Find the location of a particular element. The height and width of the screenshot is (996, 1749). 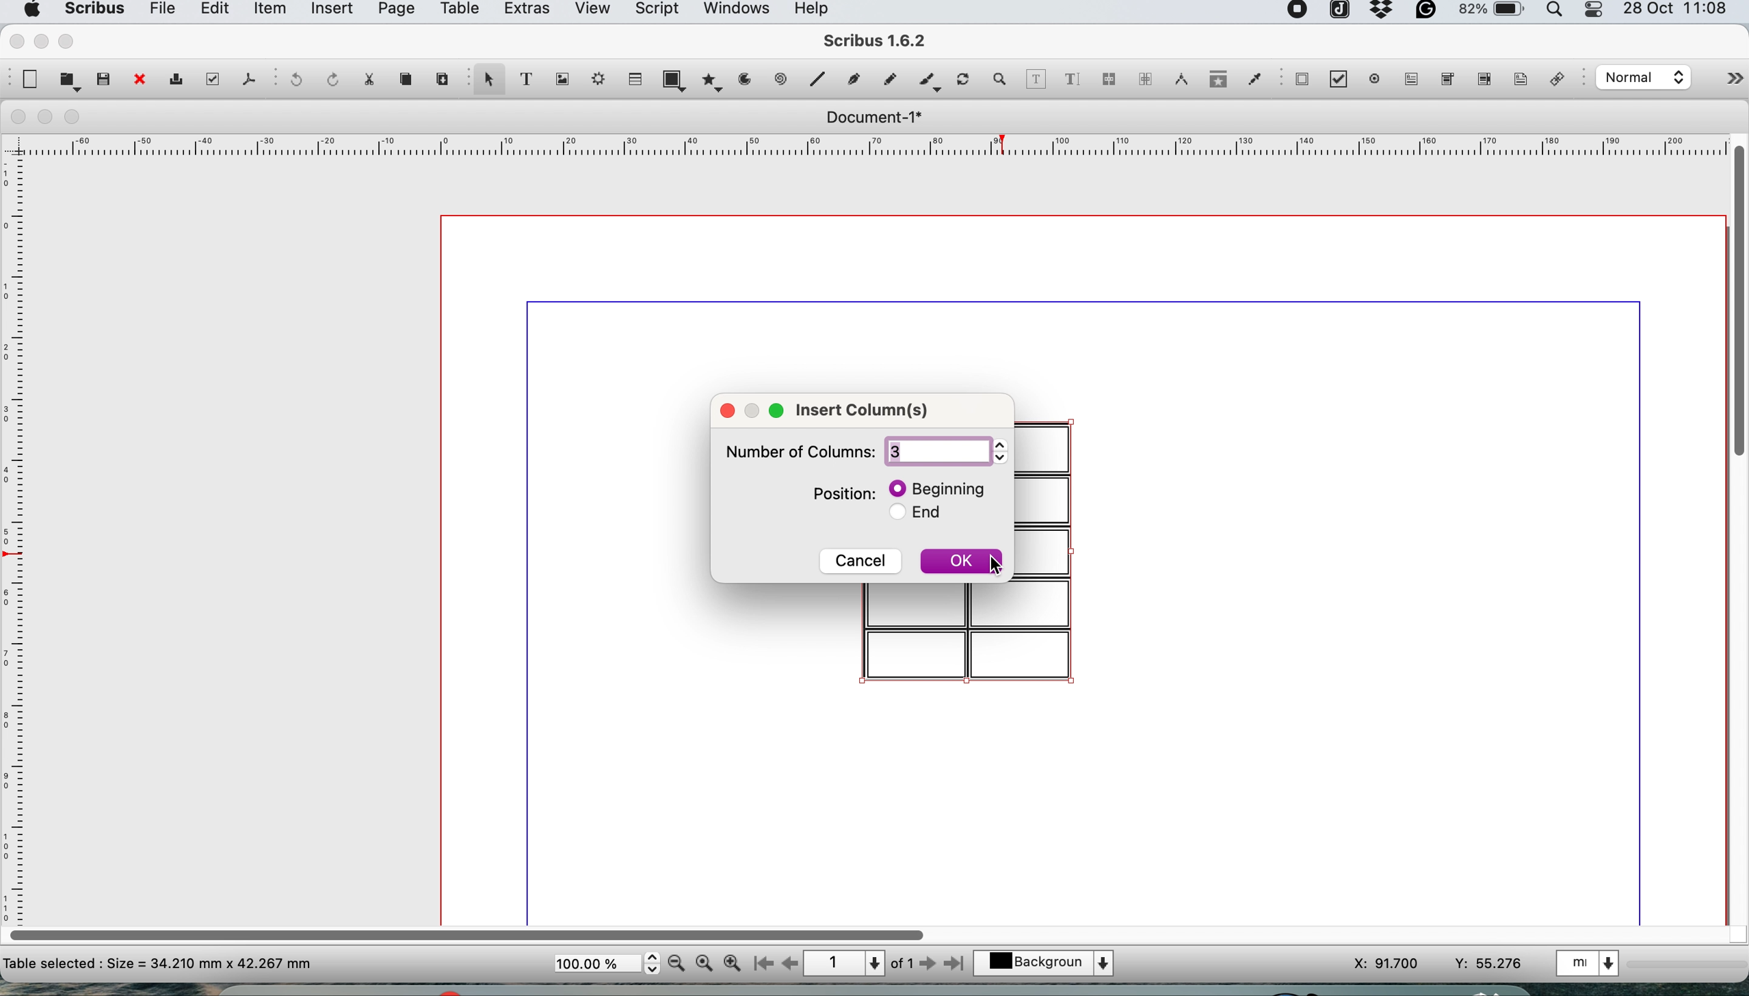

render frame is located at coordinates (594, 79).